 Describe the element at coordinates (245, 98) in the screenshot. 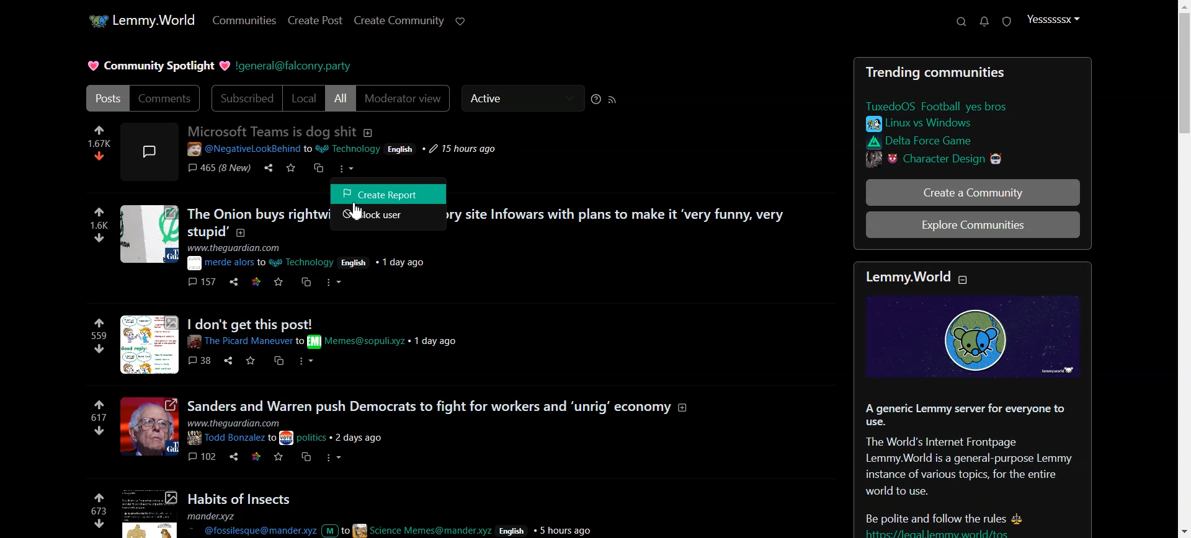

I see `Subscribed` at that location.